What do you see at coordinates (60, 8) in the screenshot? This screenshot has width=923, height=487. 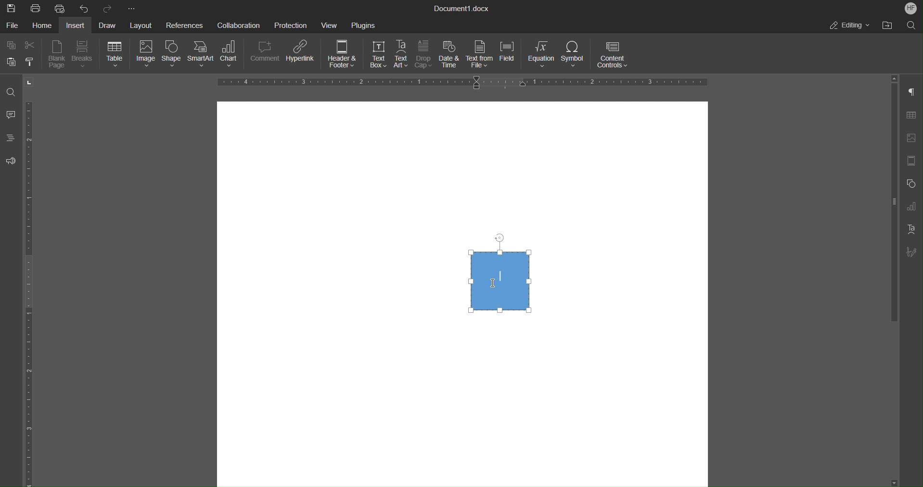 I see `Quick Print` at bounding box center [60, 8].